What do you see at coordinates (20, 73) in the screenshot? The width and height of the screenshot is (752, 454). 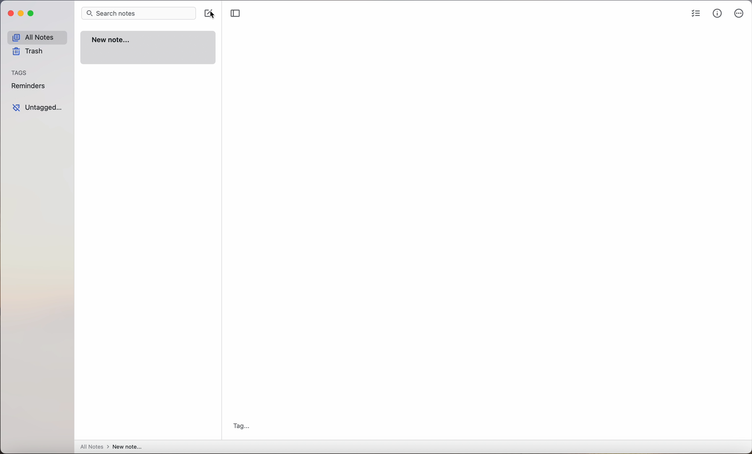 I see `tags` at bounding box center [20, 73].